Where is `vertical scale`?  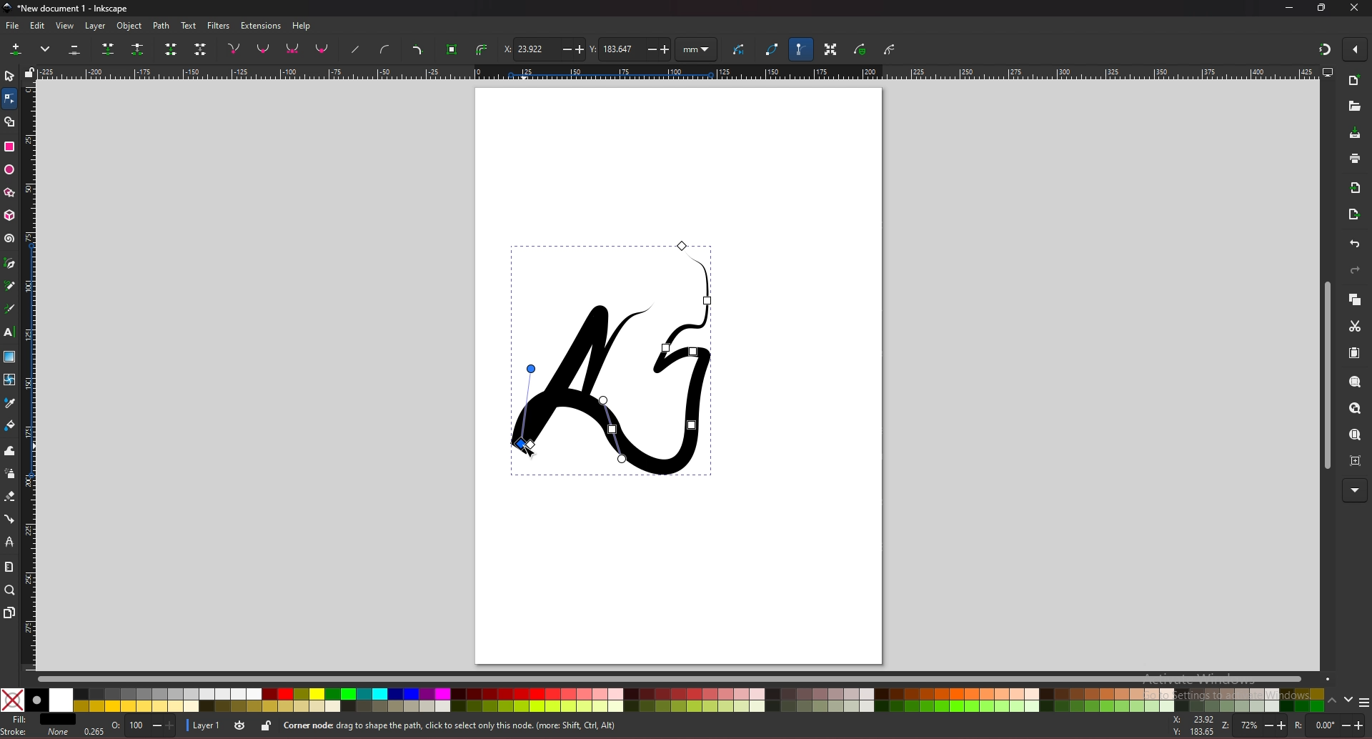
vertical scale is located at coordinates (30, 375).